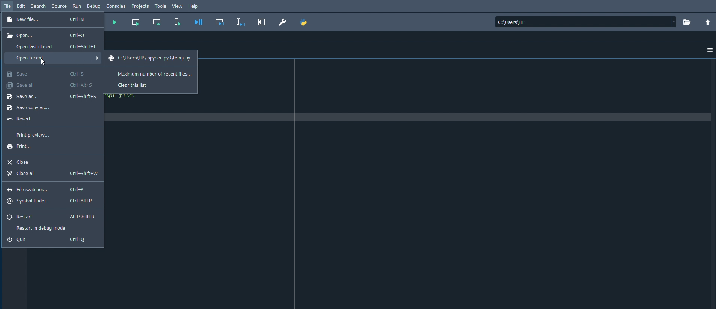 This screenshot has width=716, height=309. What do you see at coordinates (178, 6) in the screenshot?
I see `View` at bounding box center [178, 6].